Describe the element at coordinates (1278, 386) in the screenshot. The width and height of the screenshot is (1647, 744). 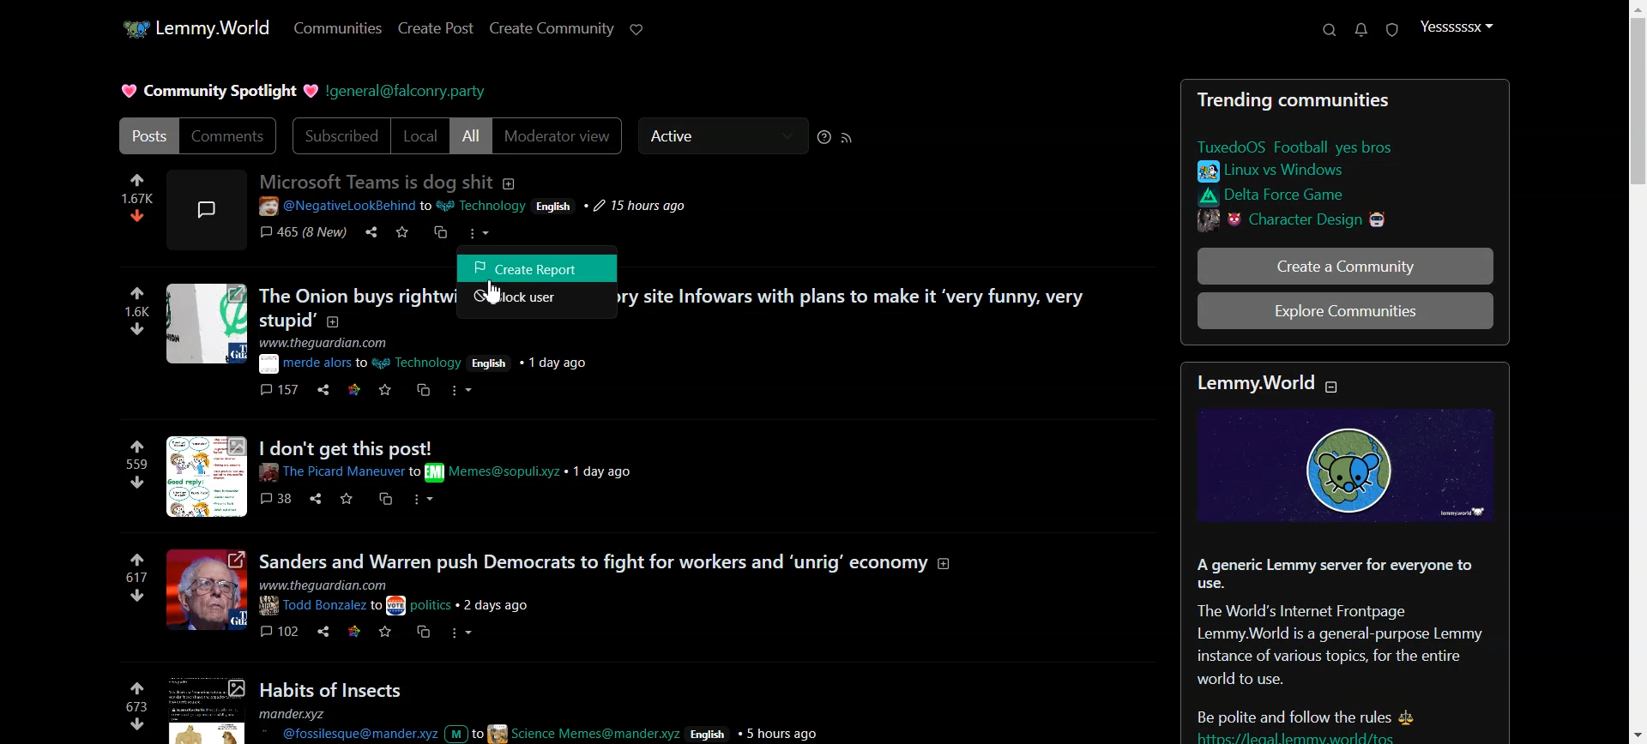
I see `text` at that location.